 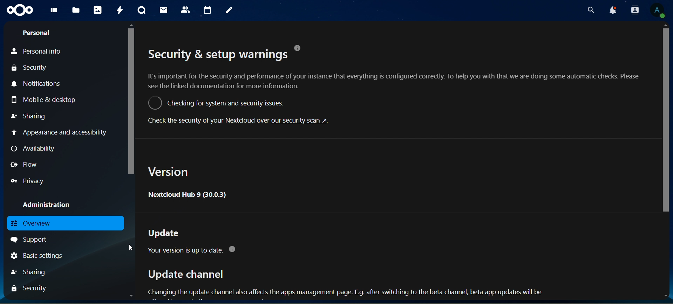 I want to click on view profile, so click(x=657, y=11).